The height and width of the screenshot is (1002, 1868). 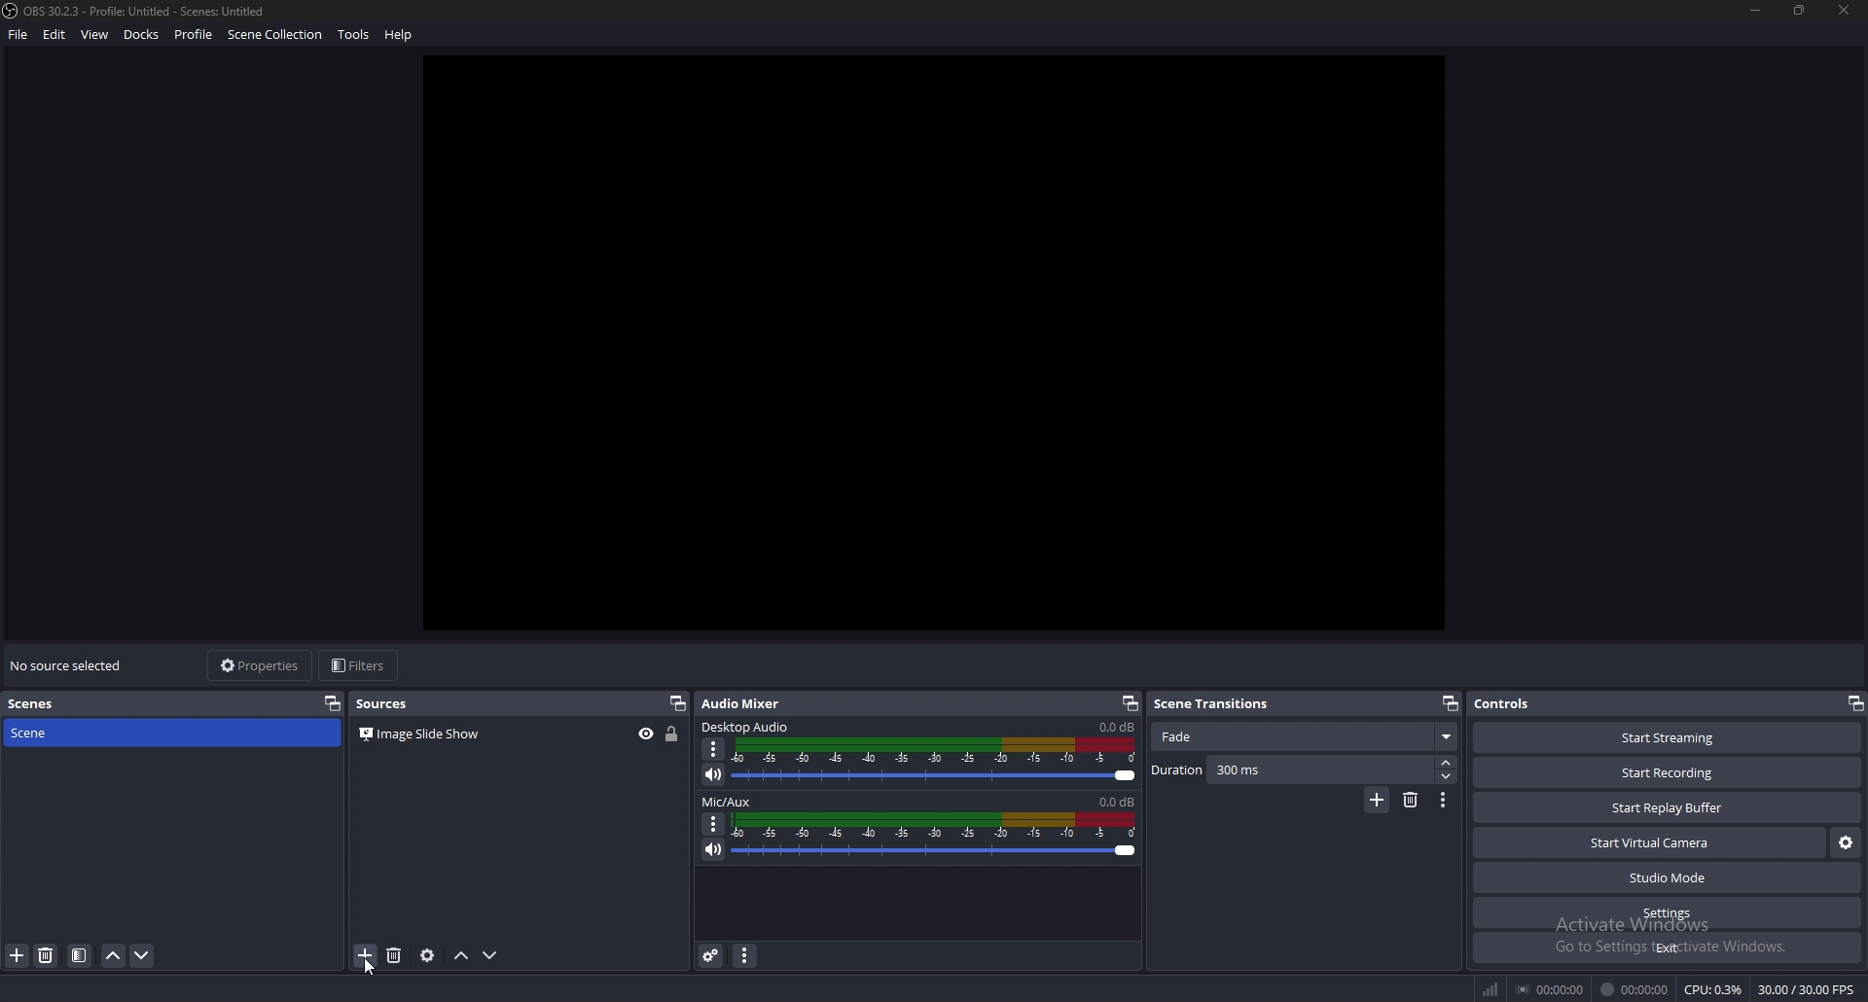 I want to click on profile, so click(x=194, y=34).